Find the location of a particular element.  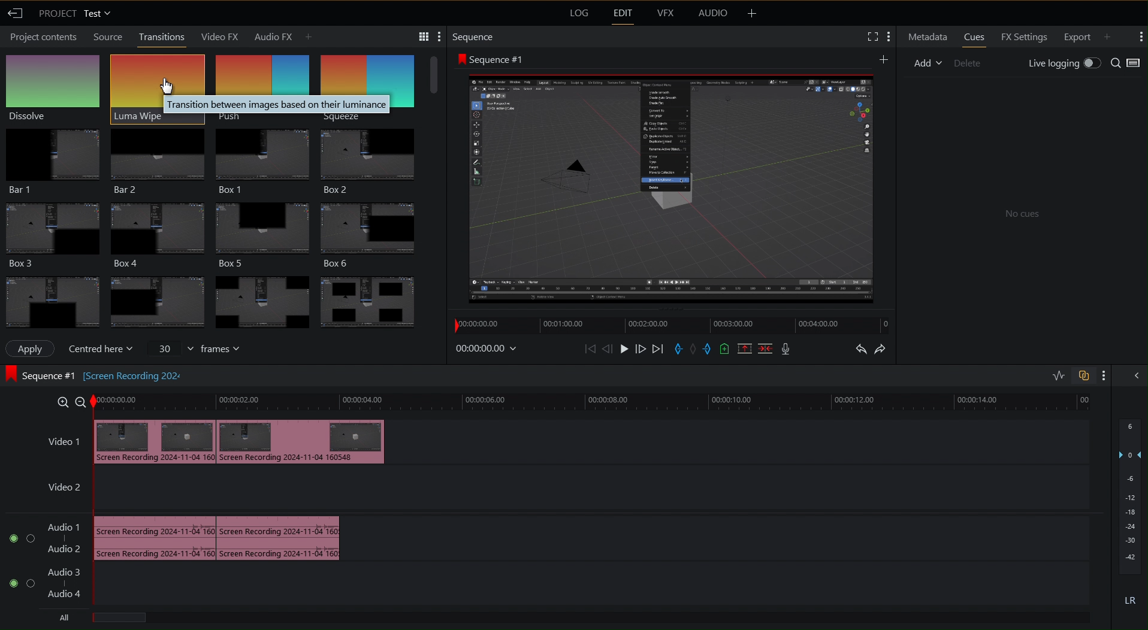

Undo is located at coordinates (859, 349).